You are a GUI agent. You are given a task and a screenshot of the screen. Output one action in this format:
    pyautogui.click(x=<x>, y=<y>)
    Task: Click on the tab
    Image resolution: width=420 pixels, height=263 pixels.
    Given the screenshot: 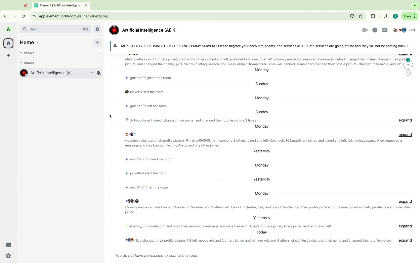 What is the action you would take?
    pyautogui.click(x=58, y=6)
    